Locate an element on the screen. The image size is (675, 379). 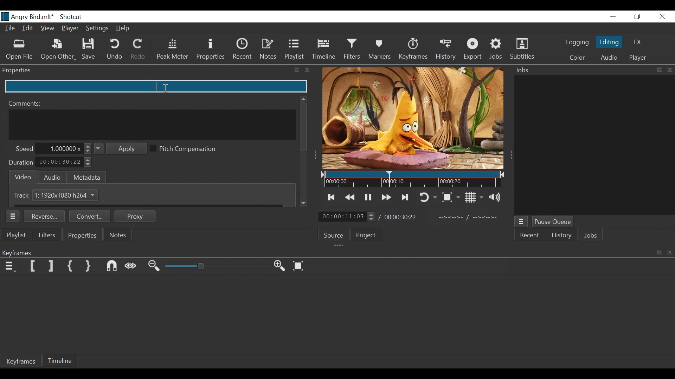
Current position is located at coordinates (347, 217).